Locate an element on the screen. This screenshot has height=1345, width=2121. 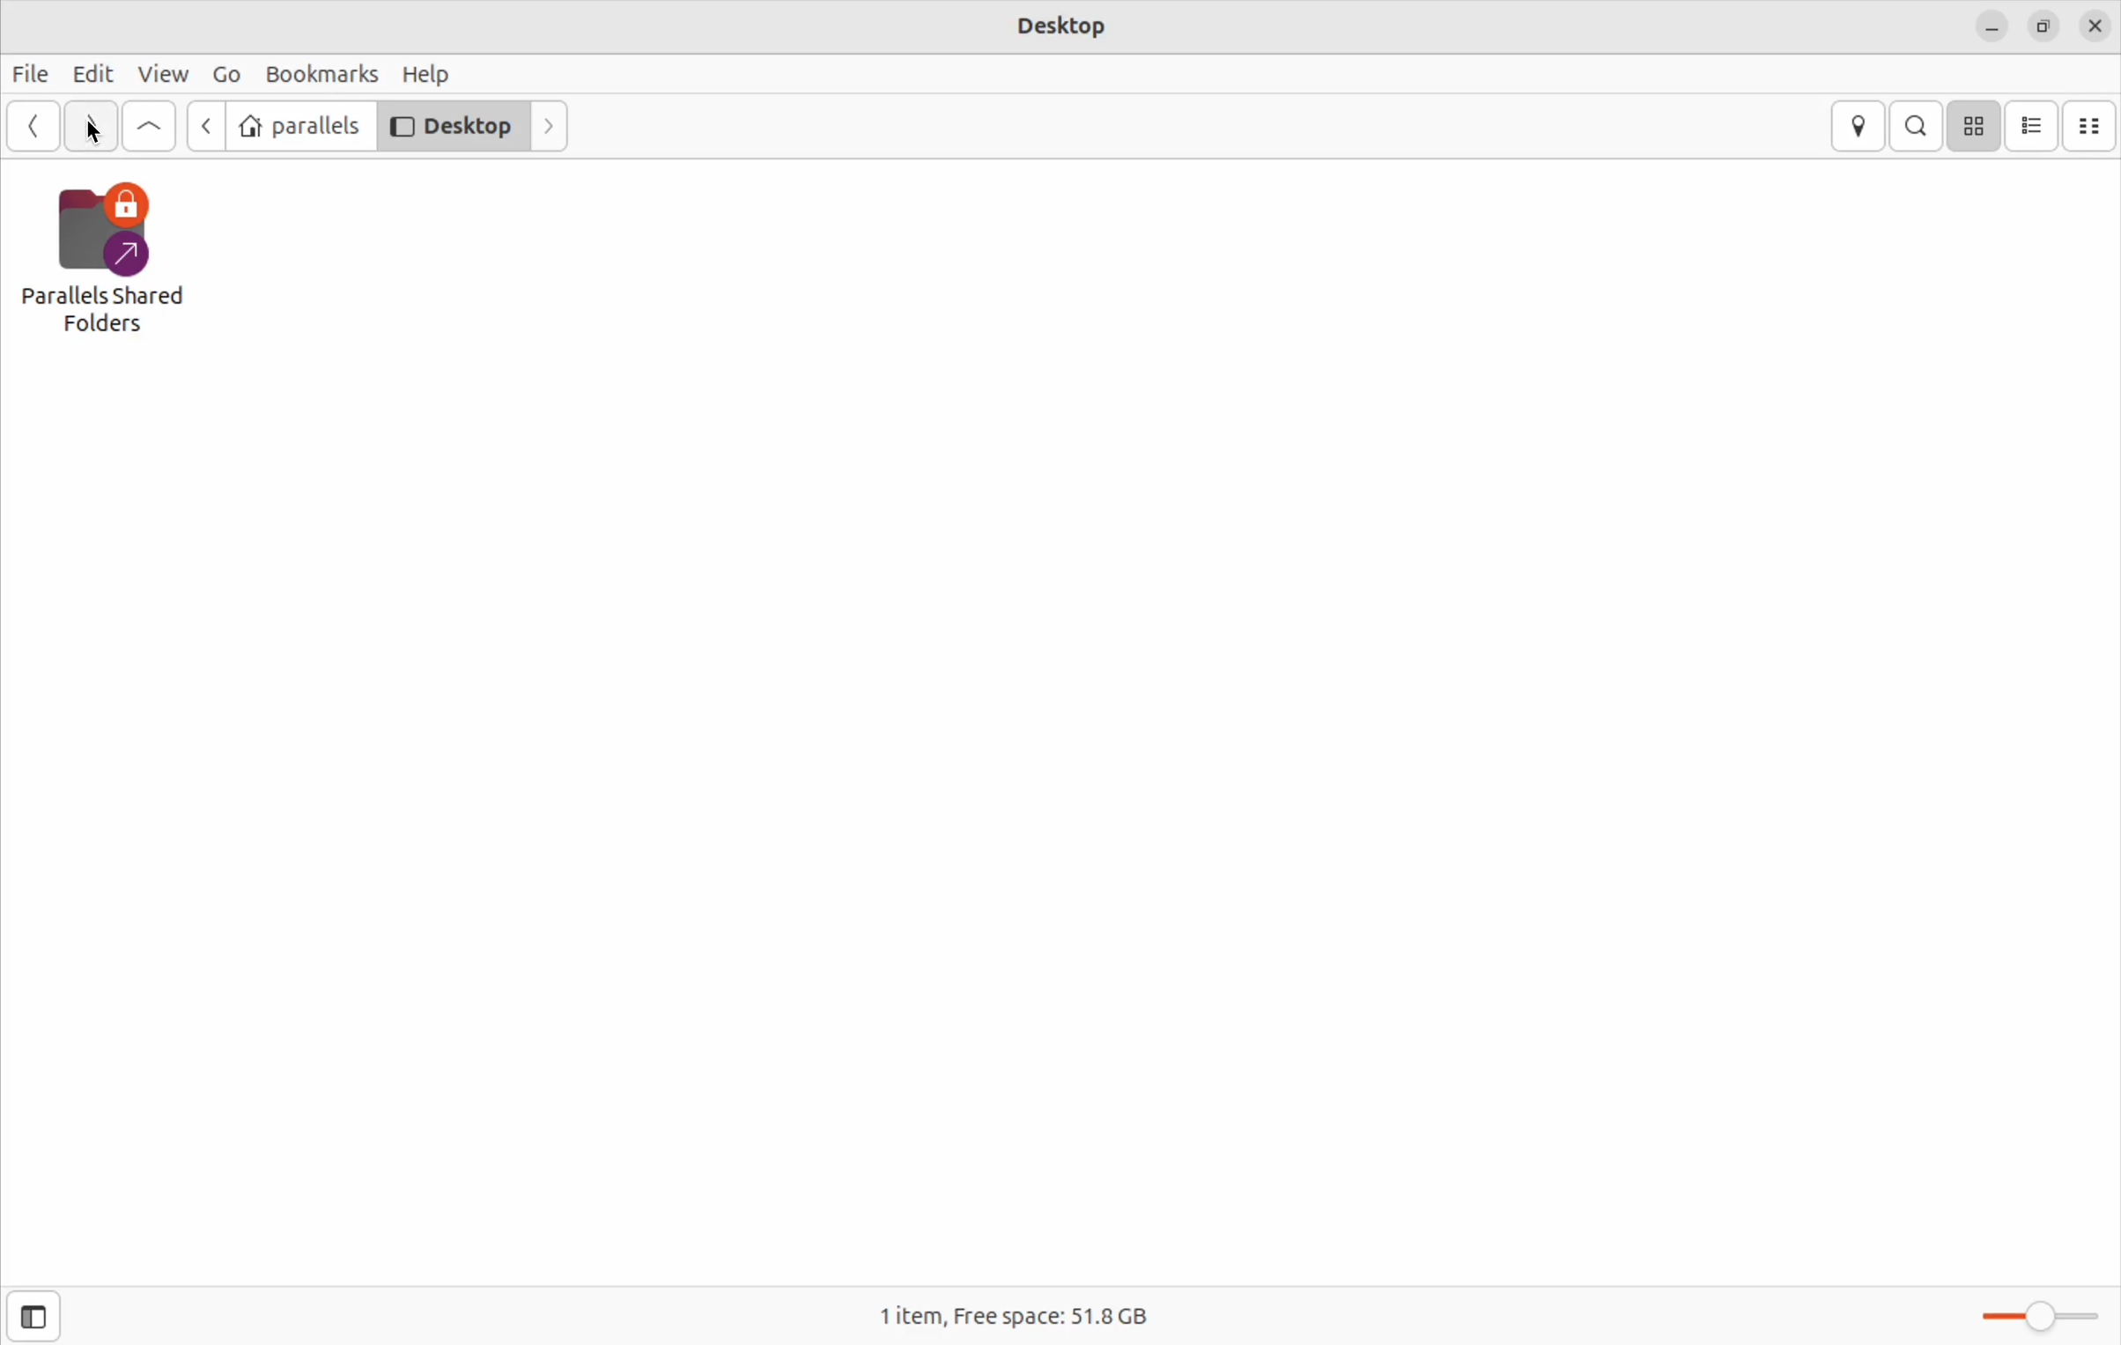
icon view is located at coordinates (1976, 126).